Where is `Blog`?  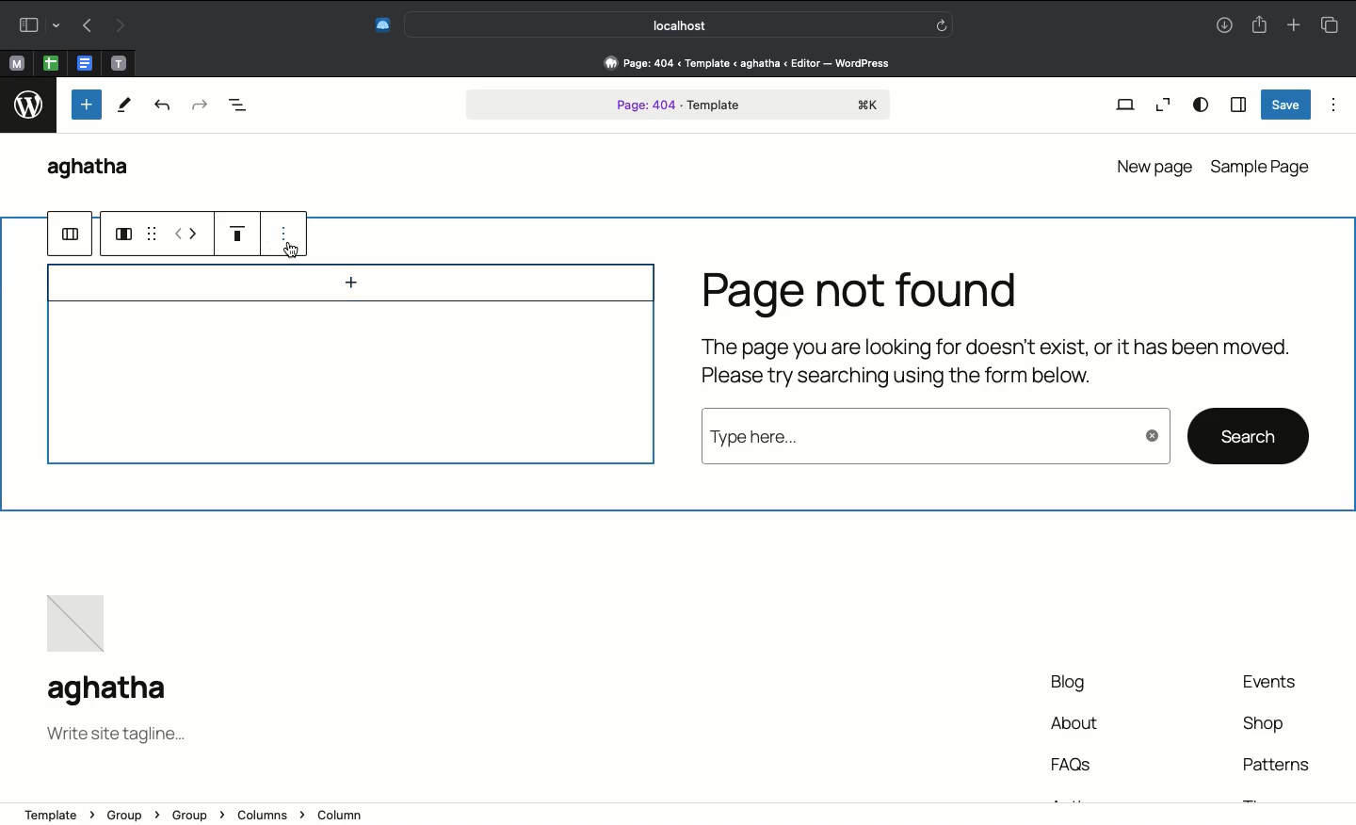 Blog is located at coordinates (1074, 686).